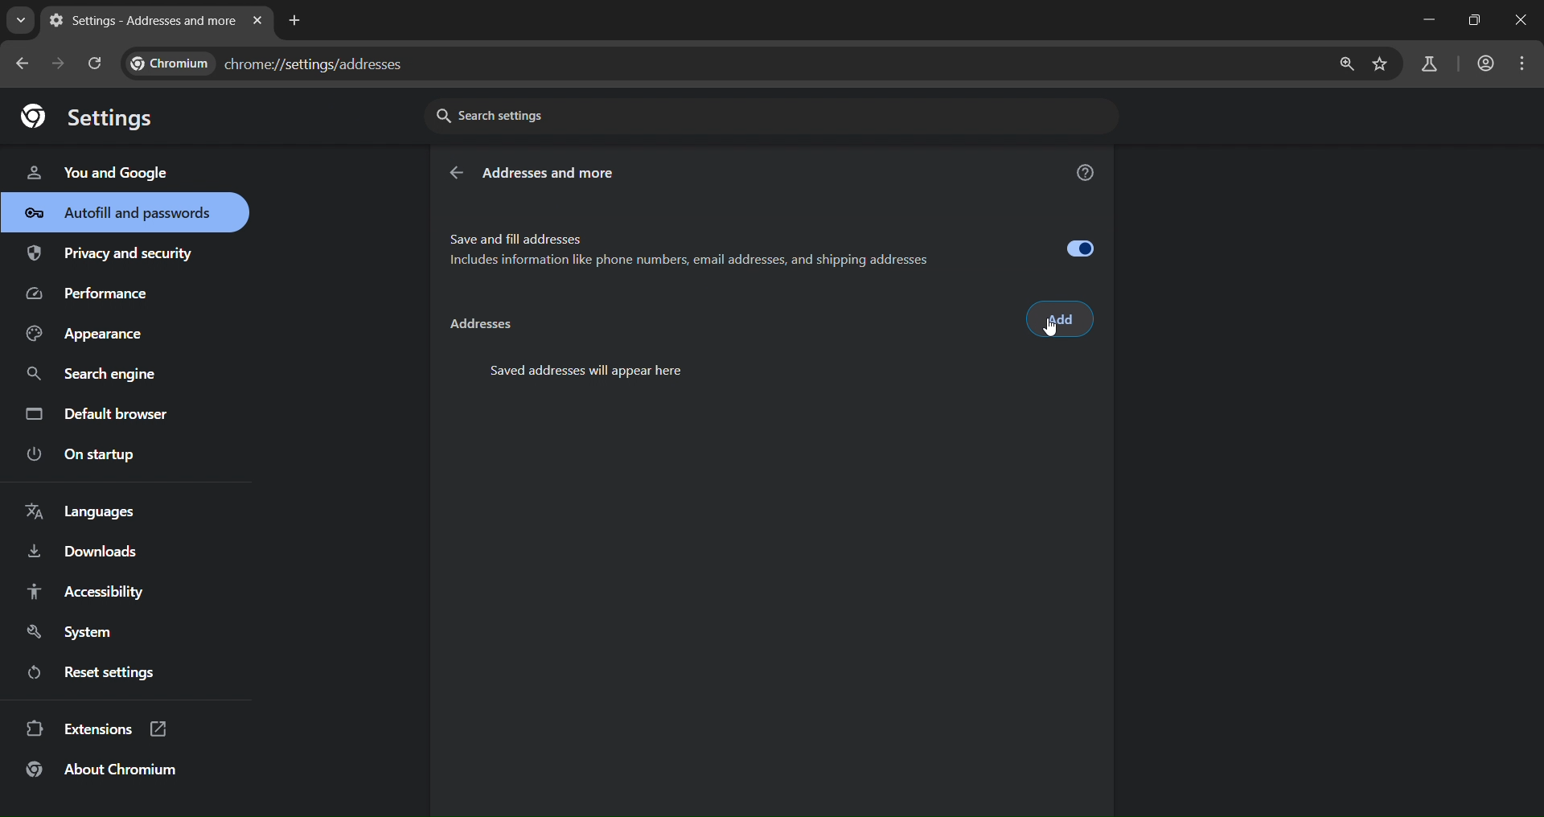 This screenshot has height=817, width=1544. Describe the element at coordinates (20, 20) in the screenshot. I see `search  tabs` at that location.